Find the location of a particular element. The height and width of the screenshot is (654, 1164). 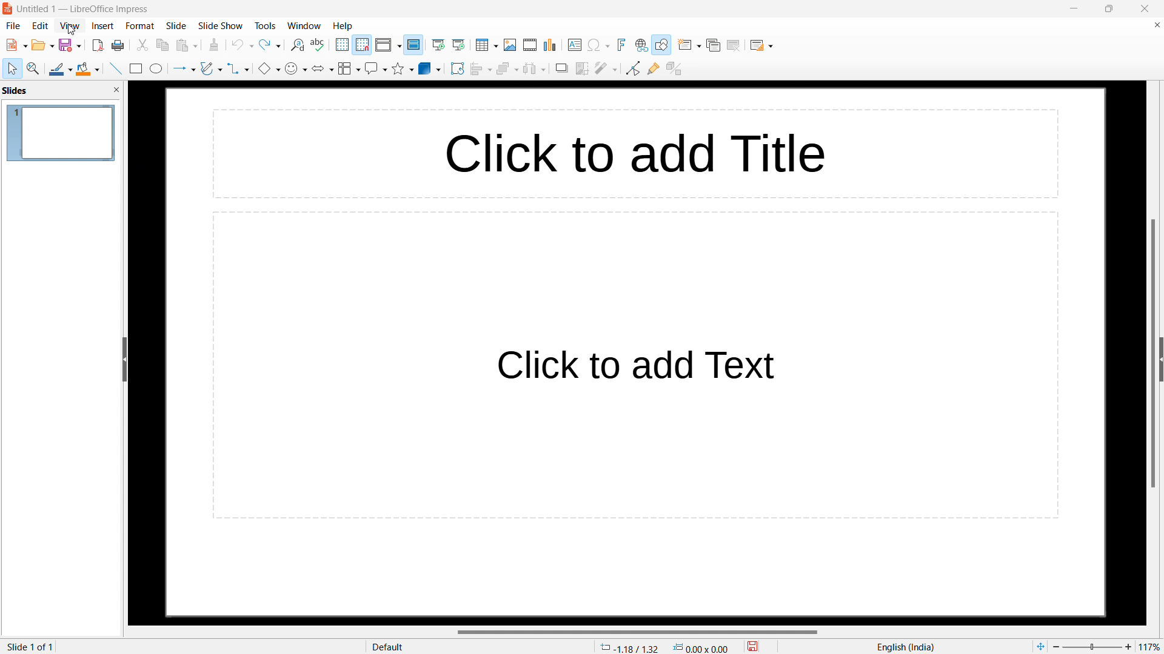

slide 1 is located at coordinates (61, 133).